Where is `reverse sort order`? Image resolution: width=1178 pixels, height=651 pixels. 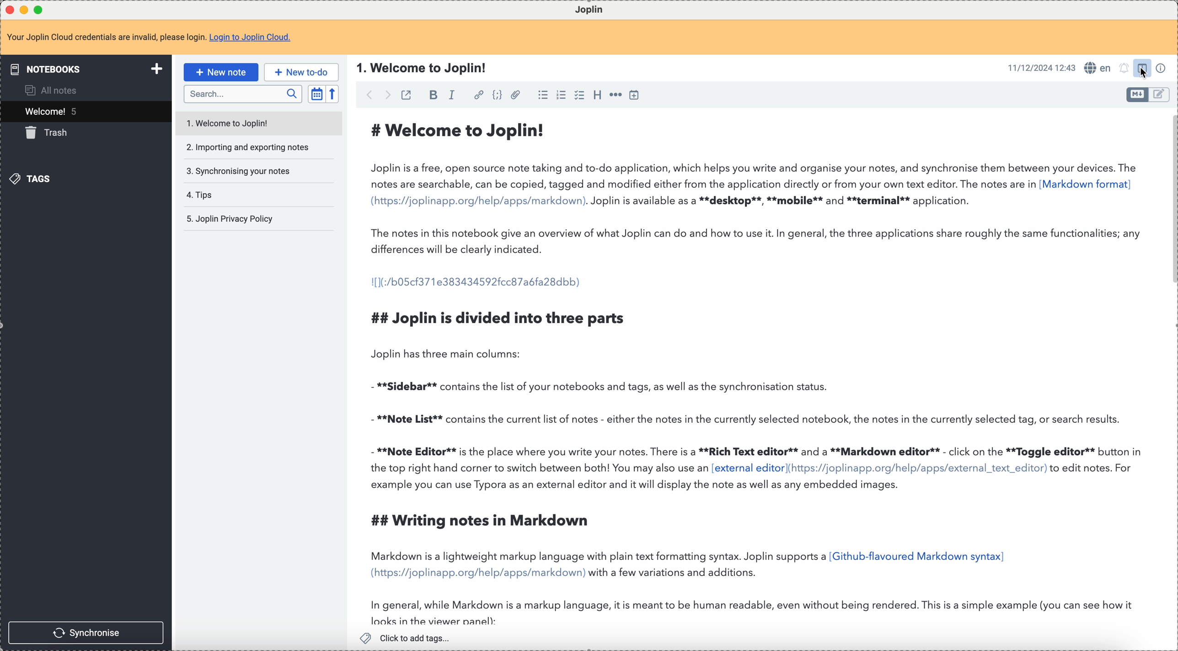 reverse sort order is located at coordinates (335, 93).